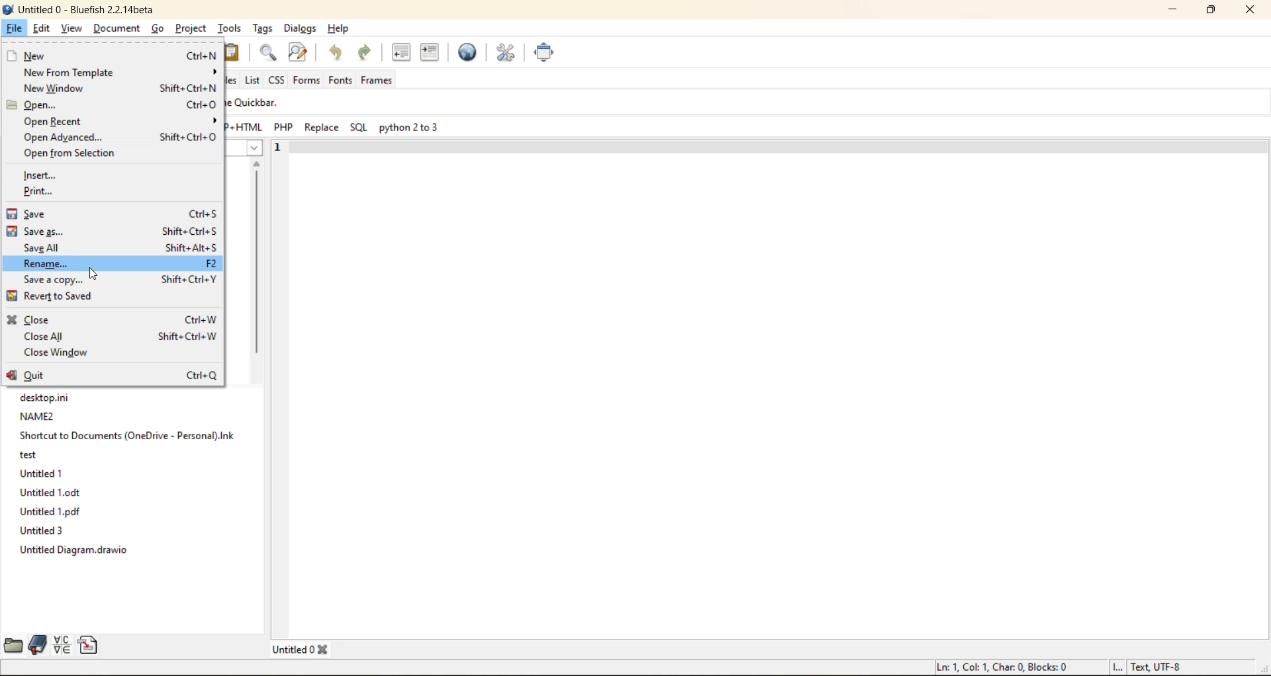 This screenshot has width=1271, height=676. Describe the element at coordinates (190, 338) in the screenshot. I see `Shift+Ctrl+W |` at that location.